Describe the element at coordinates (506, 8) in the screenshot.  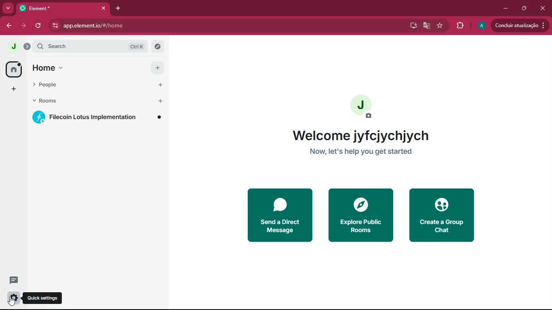
I see `minimize` at that location.